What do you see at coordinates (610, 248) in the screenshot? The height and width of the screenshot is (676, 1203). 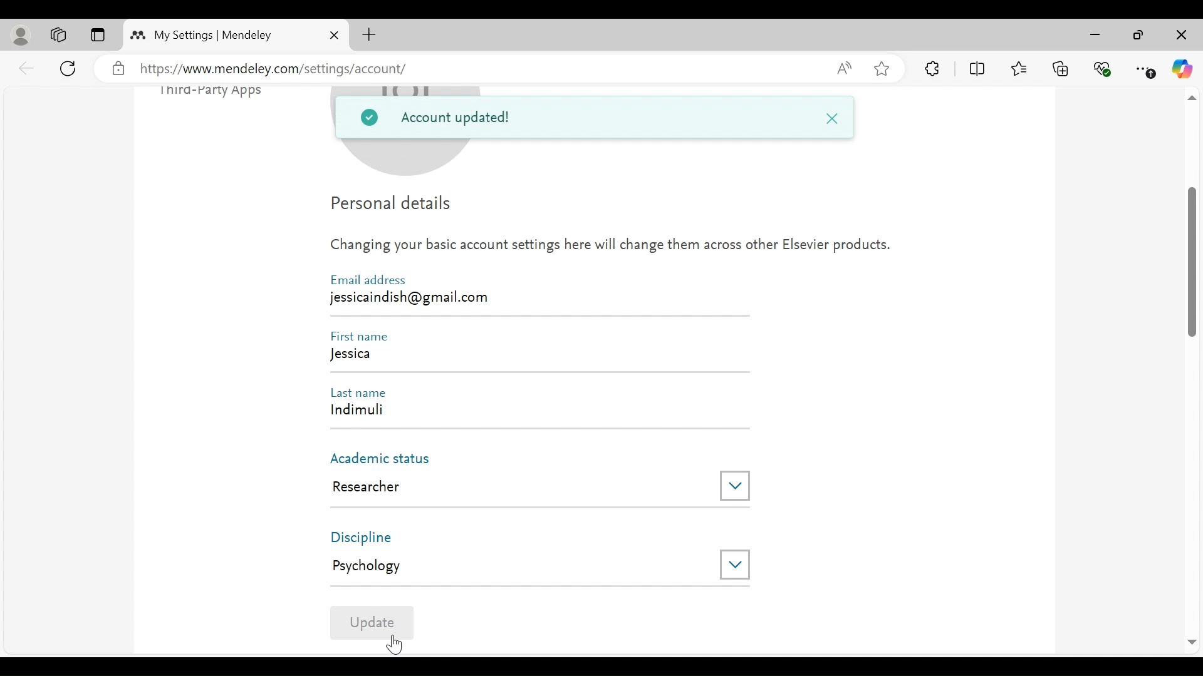 I see `Changing your basic account settings here will change them across other Elsevier products` at bounding box center [610, 248].